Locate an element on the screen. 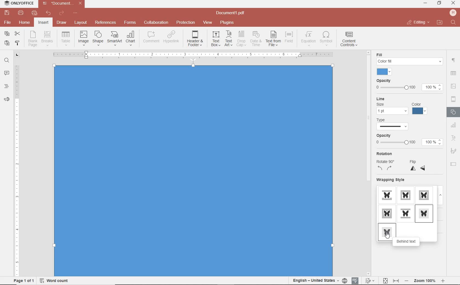 The image size is (460, 285). ruler is located at coordinates (17, 167).